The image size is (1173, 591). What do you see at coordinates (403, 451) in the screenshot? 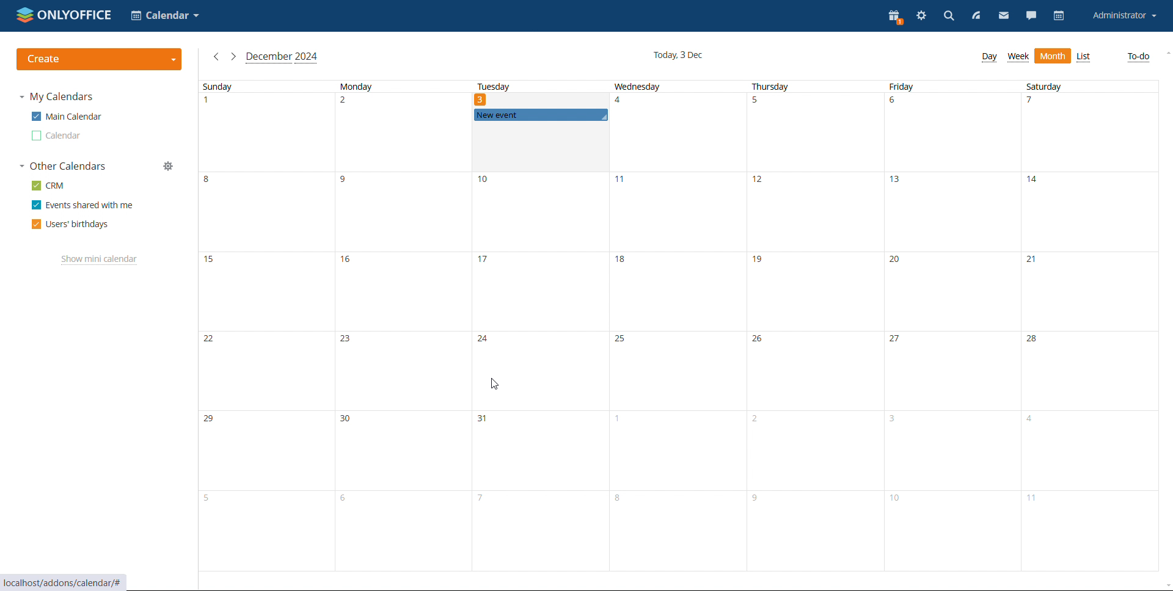
I see `date` at bounding box center [403, 451].